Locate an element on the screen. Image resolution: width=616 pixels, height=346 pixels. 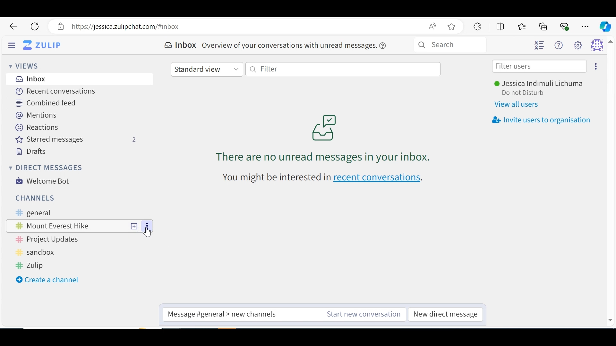
Reload is located at coordinates (35, 27).